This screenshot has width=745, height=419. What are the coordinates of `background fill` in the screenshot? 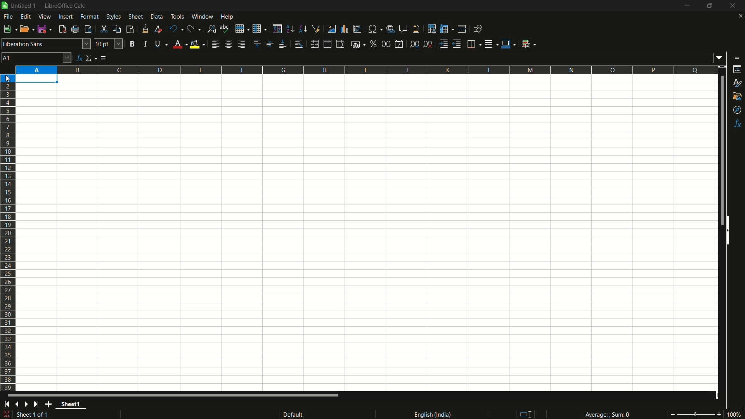 It's located at (197, 44).